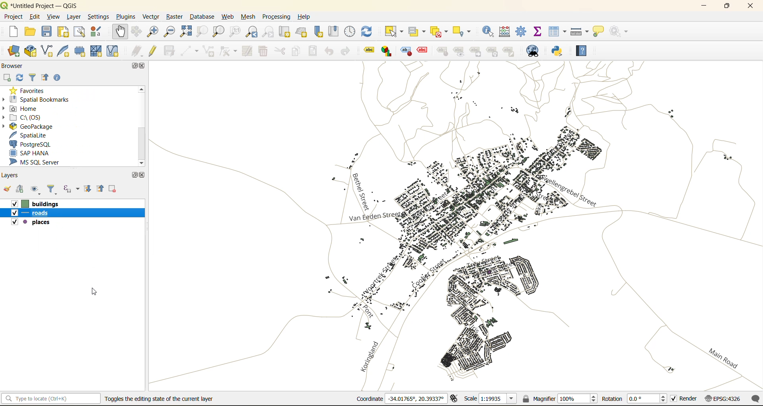 The width and height of the screenshot is (763, 406). What do you see at coordinates (50, 399) in the screenshot?
I see `status bar` at bounding box center [50, 399].